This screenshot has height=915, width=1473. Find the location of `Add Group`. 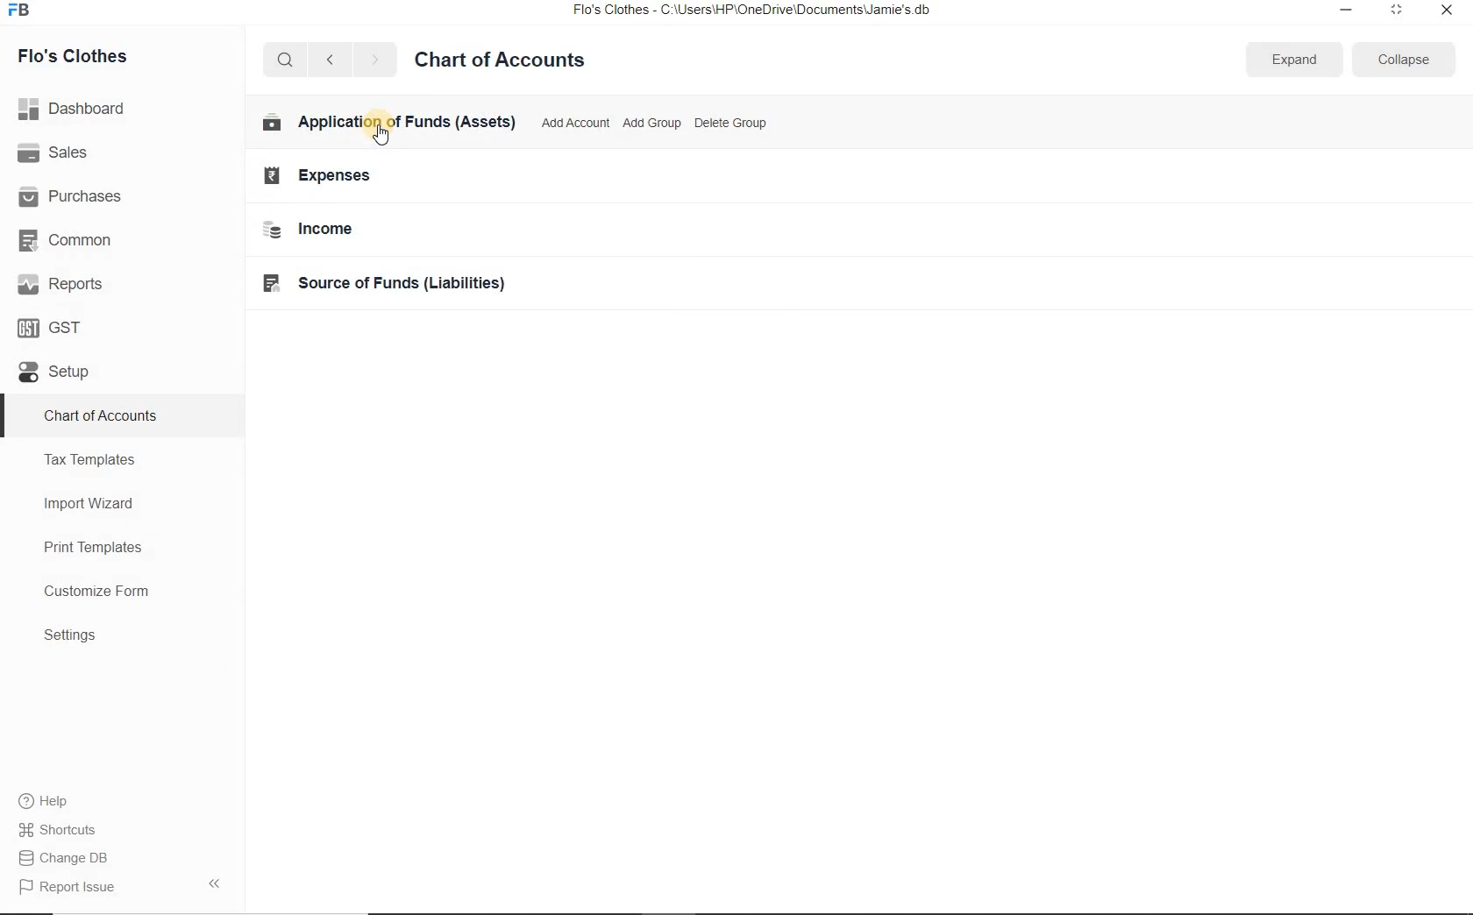

Add Group is located at coordinates (651, 121).